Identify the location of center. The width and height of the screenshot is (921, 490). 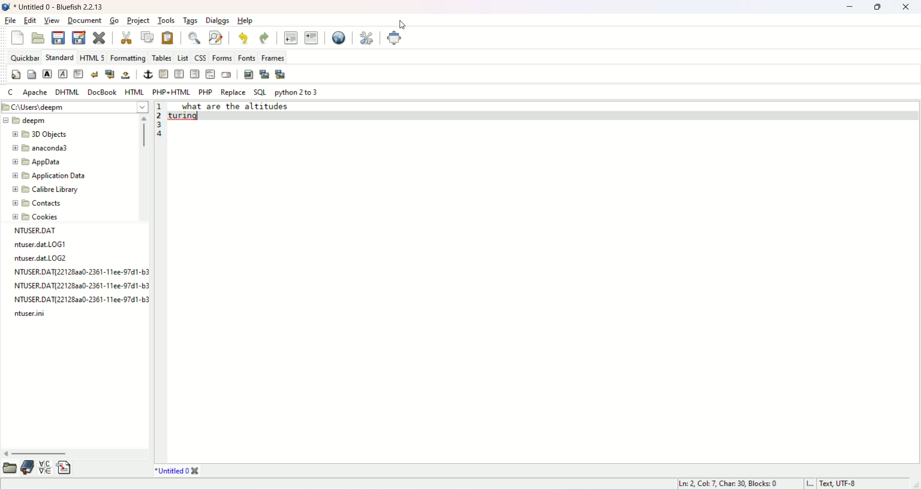
(179, 74).